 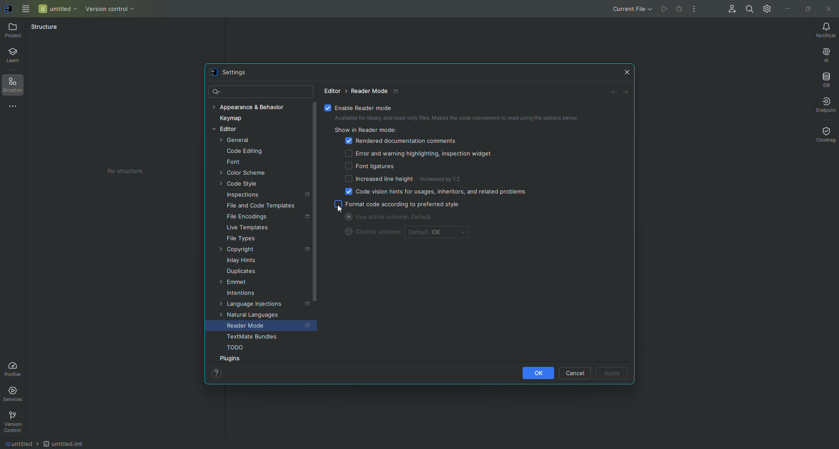 I want to click on Cannot run file, so click(x=664, y=9).